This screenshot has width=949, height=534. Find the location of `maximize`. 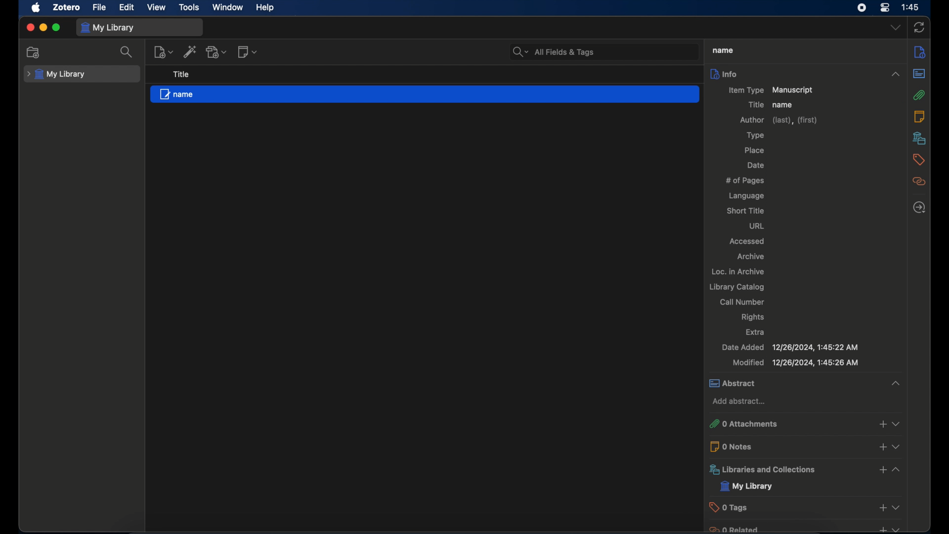

maximize is located at coordinates (56, 28).